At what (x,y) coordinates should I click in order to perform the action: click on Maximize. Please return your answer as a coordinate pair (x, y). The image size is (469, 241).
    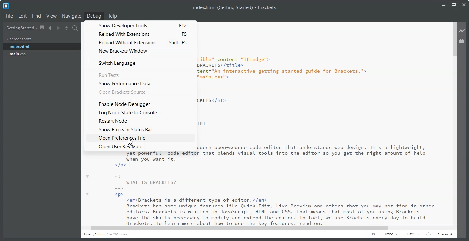
    Looking at the image, I should click on (454, 4).